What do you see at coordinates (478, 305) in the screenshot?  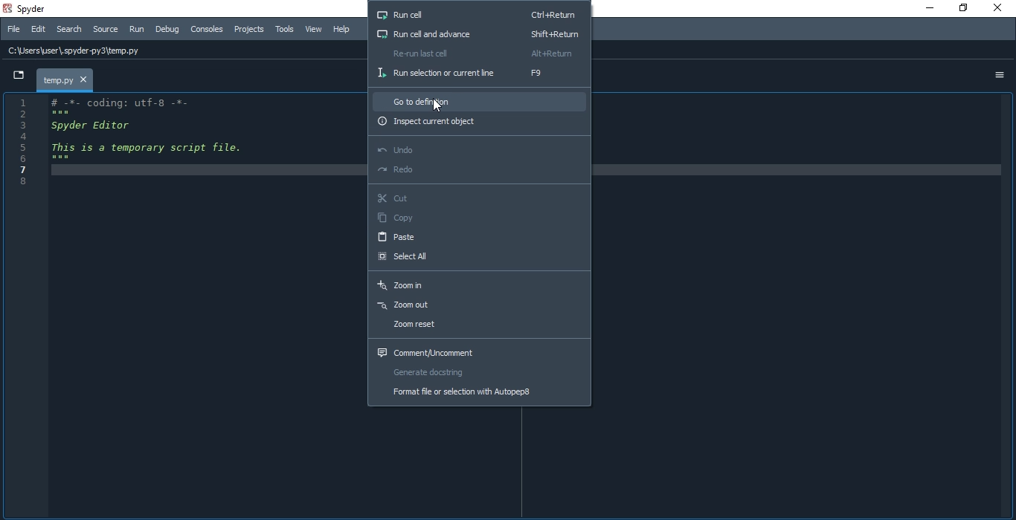 I see `Zoom out` at bounding box center [478, 305].